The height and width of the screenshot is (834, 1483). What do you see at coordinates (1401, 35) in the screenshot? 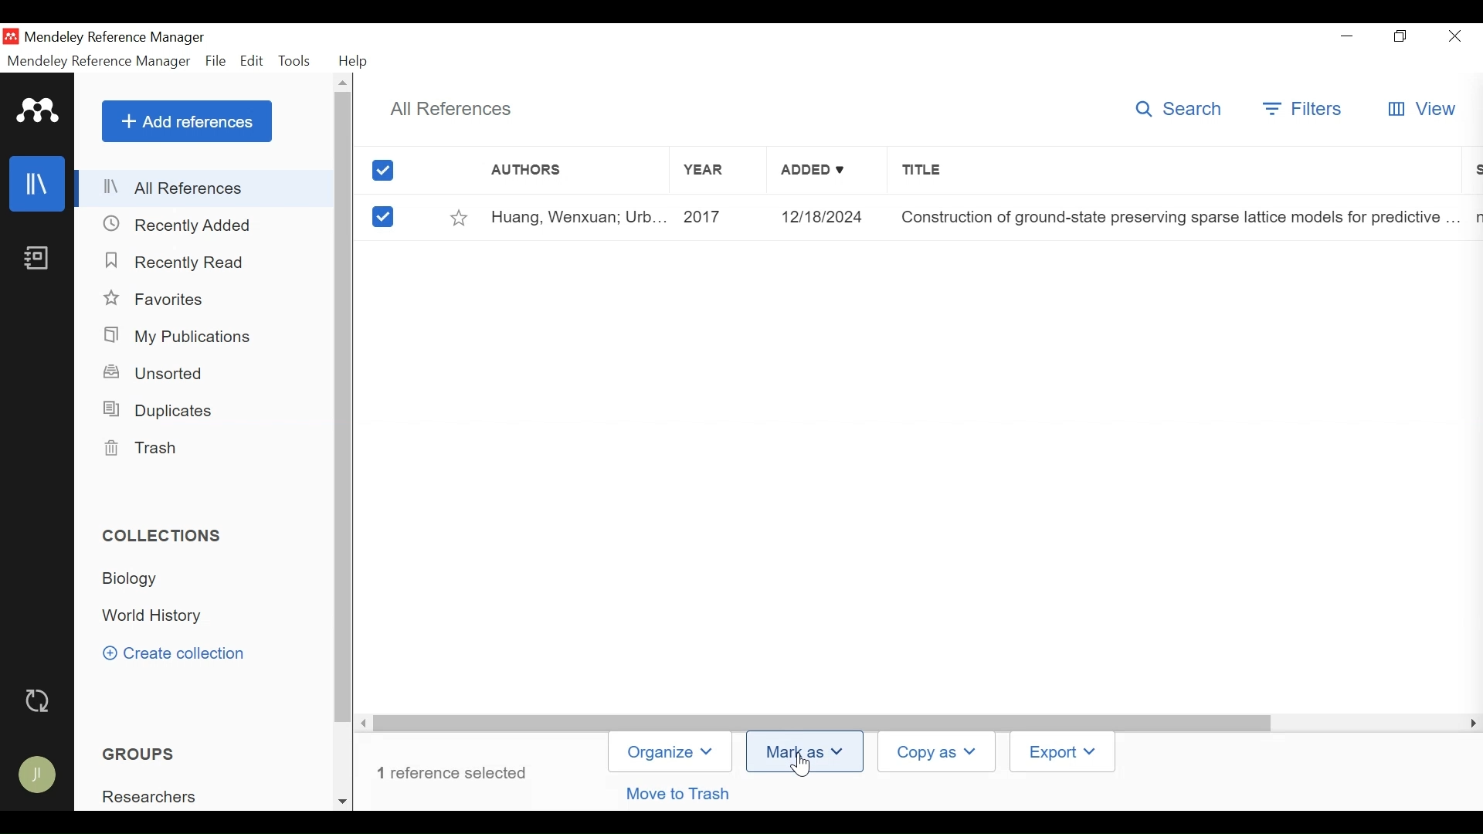
I see `Restore` at bounding box center [1401, 35].